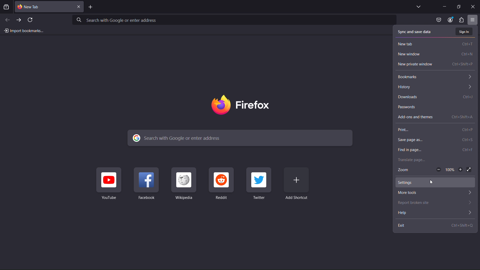 Image resolution: width=480 pixels, height=270 pixels. Describe the element at coordinates (436, 213) in the screenshot. I see `Help` at that location.